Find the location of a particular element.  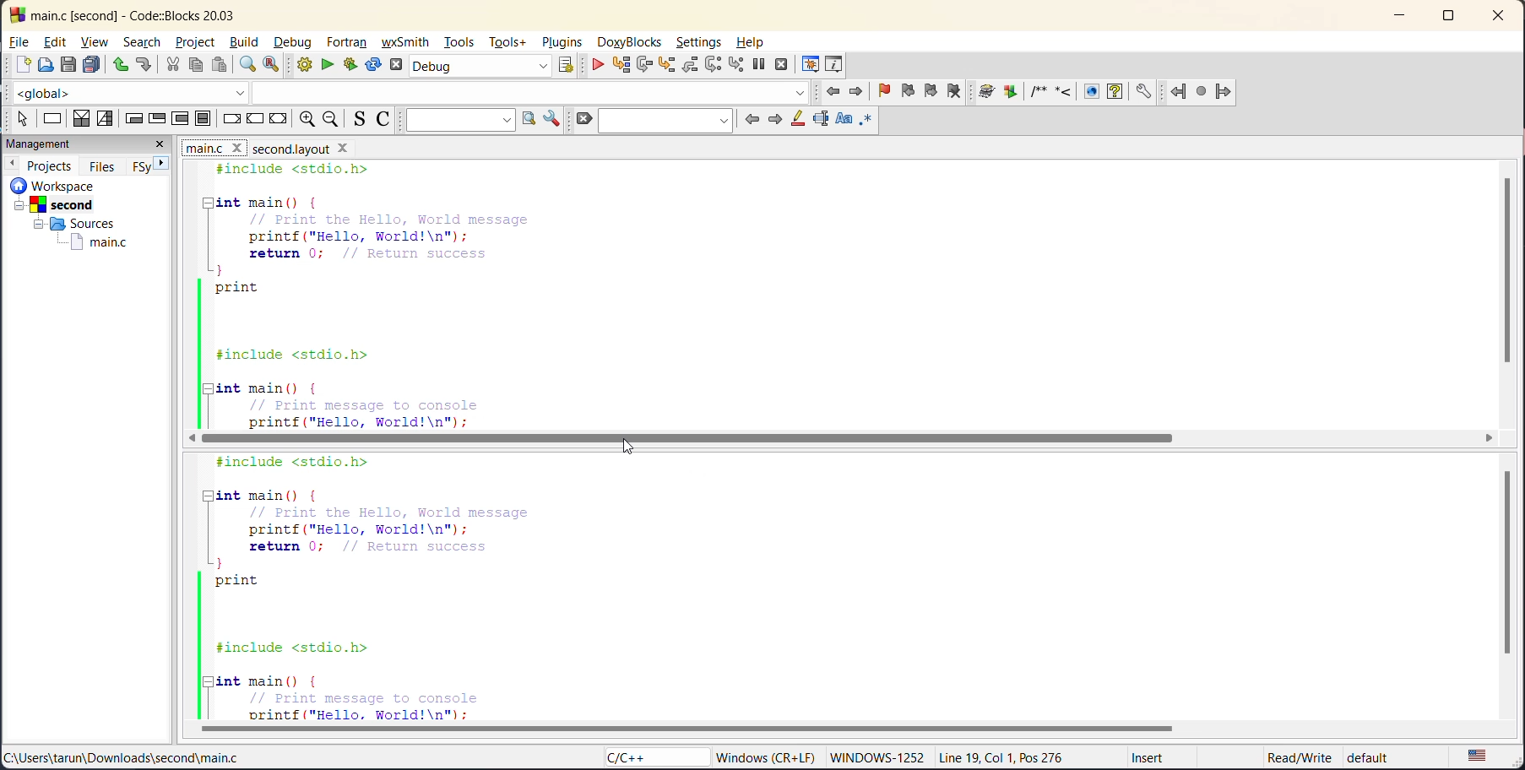

select is located at coordinates (20, 119).